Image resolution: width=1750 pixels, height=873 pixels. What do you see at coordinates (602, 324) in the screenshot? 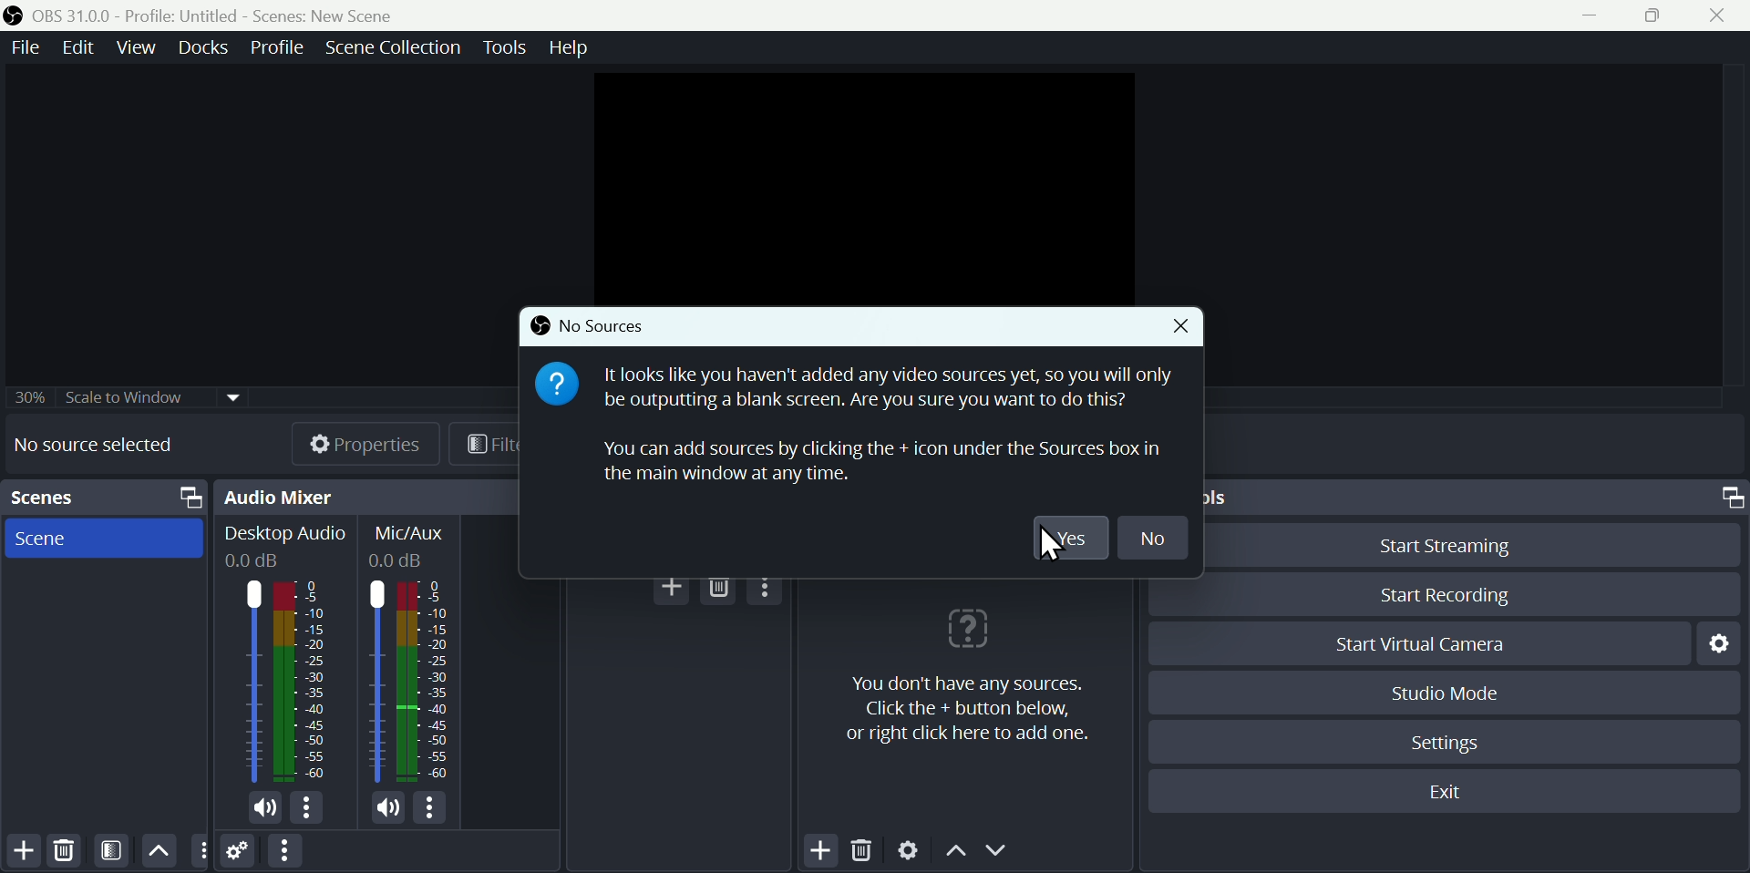
I see `No sources` at bounding box center [602, 324].